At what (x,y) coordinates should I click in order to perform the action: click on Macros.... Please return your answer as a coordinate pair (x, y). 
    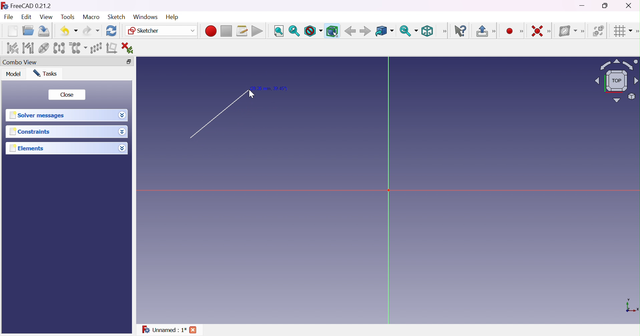
    Looking at the image, I should click on (242, 31).